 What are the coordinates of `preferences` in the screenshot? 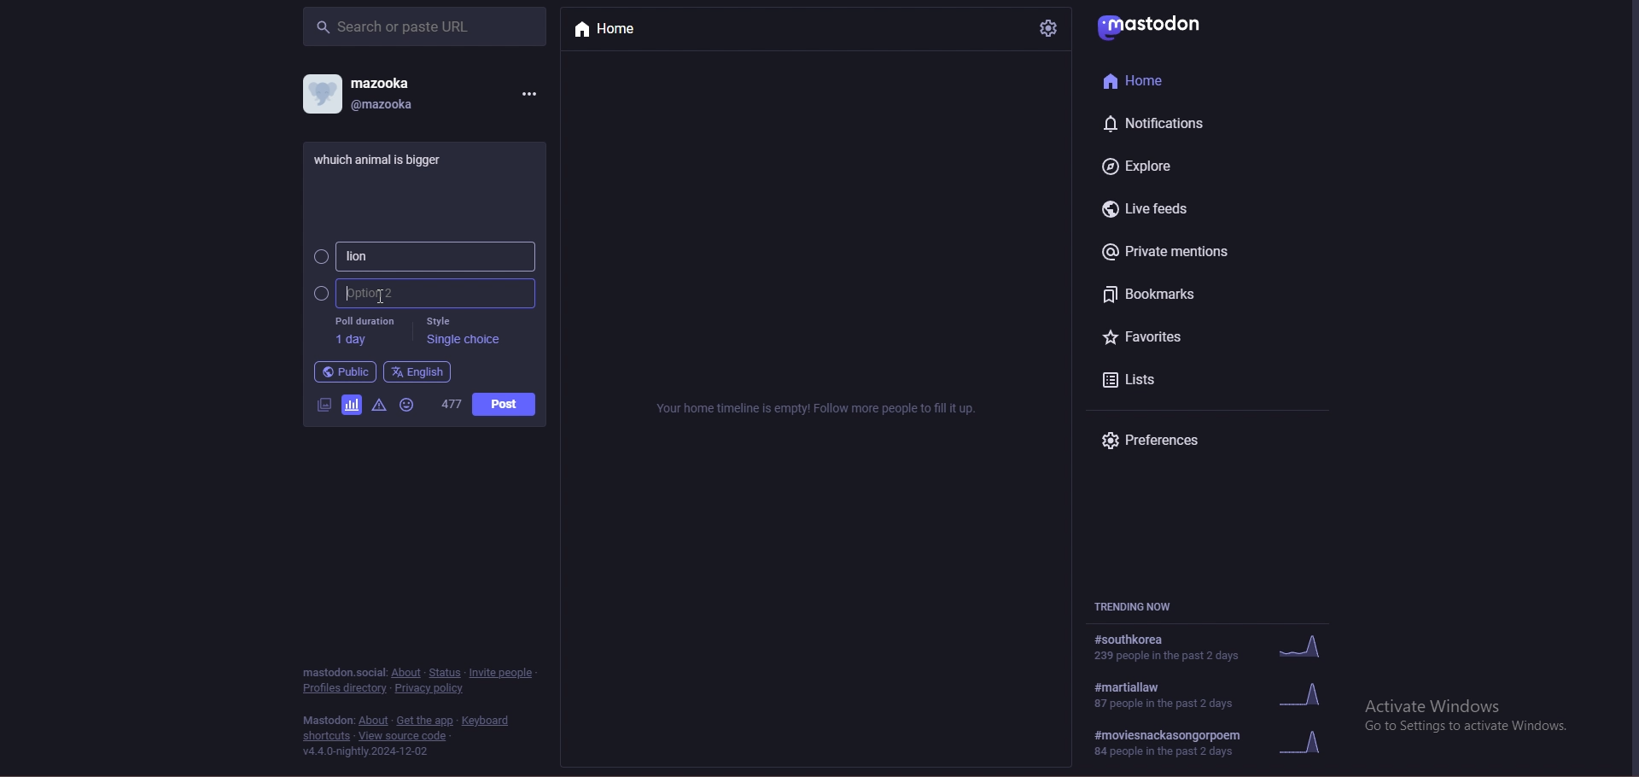 It's located at (1169, 441).